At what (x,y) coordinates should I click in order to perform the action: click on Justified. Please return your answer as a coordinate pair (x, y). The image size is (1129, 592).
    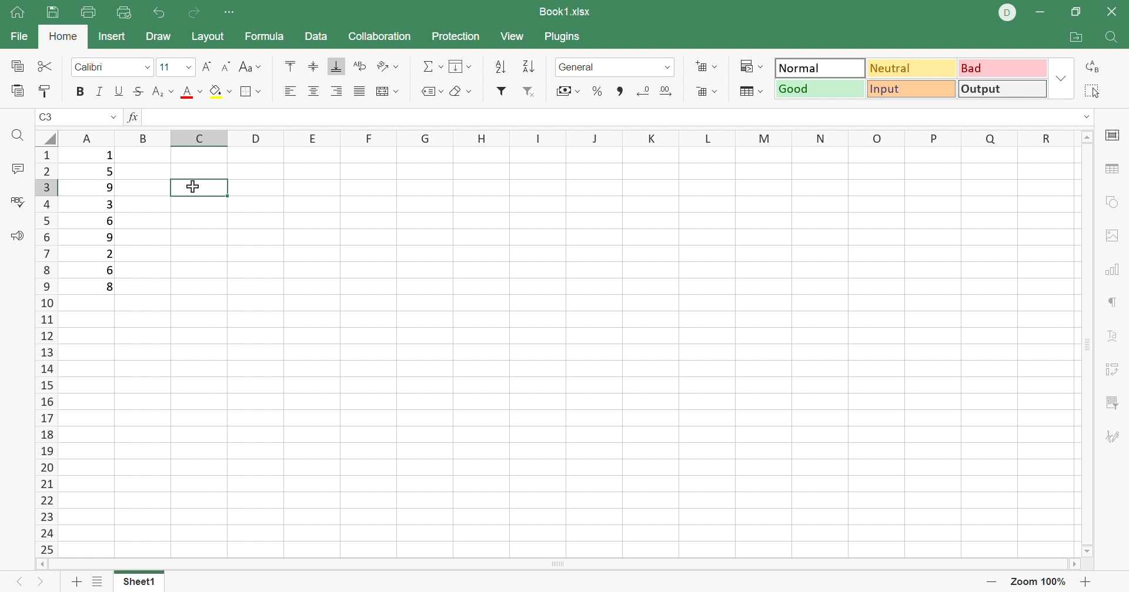
    Looking at the image, I should click on (359, 93).